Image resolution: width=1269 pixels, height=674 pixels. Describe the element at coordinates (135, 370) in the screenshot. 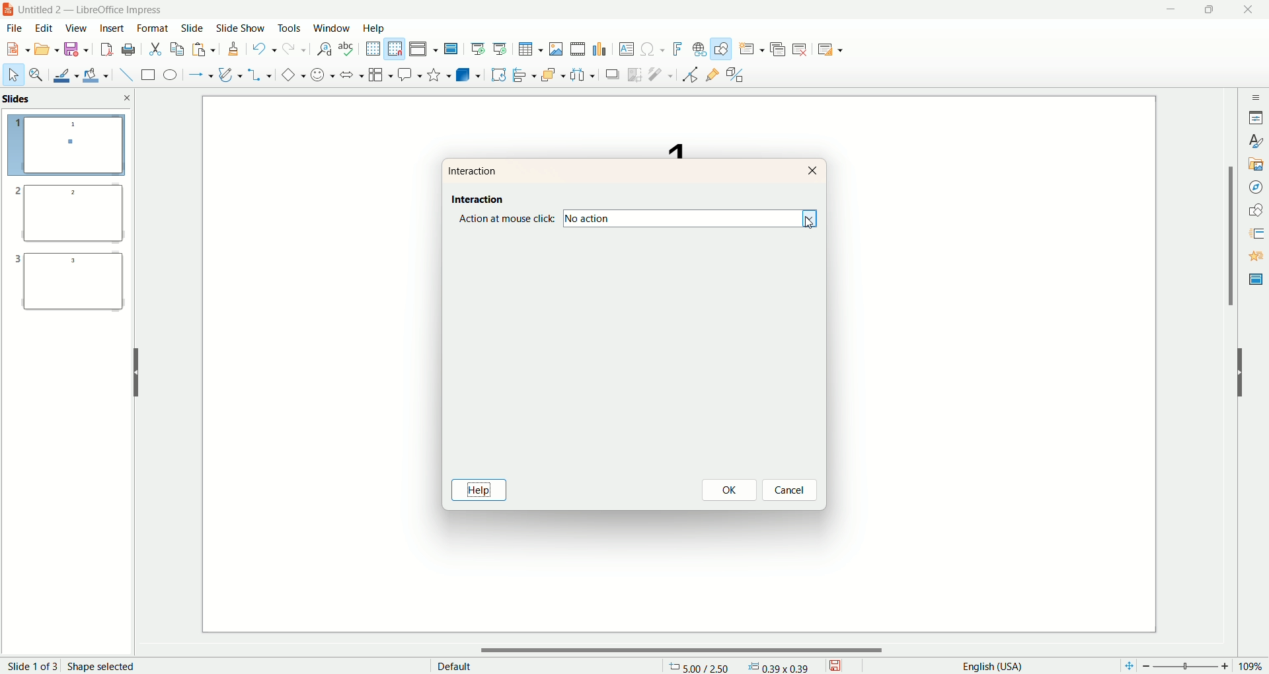

I see `hide` at that location.